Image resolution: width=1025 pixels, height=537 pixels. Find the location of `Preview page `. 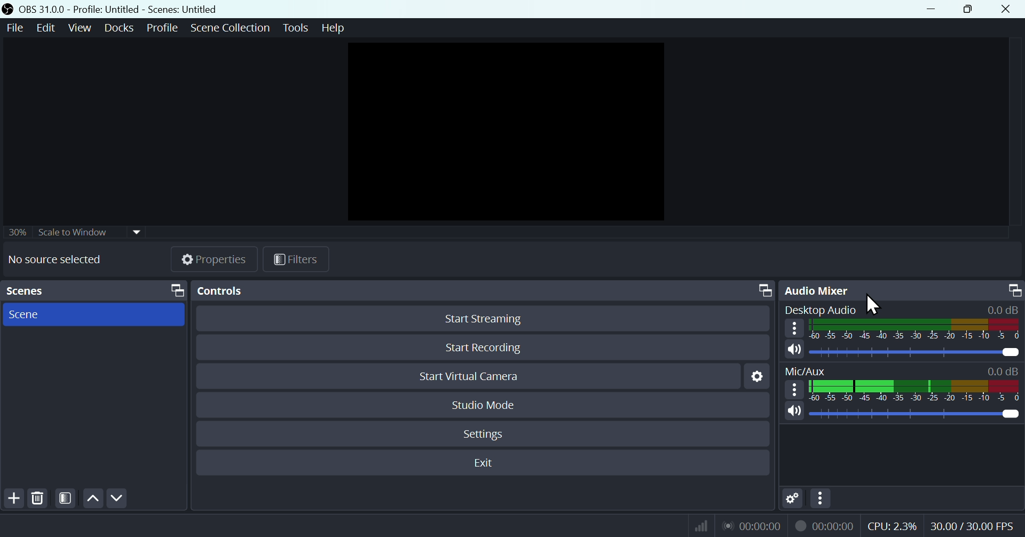

Preview page  is located at coordinates (502, 129).